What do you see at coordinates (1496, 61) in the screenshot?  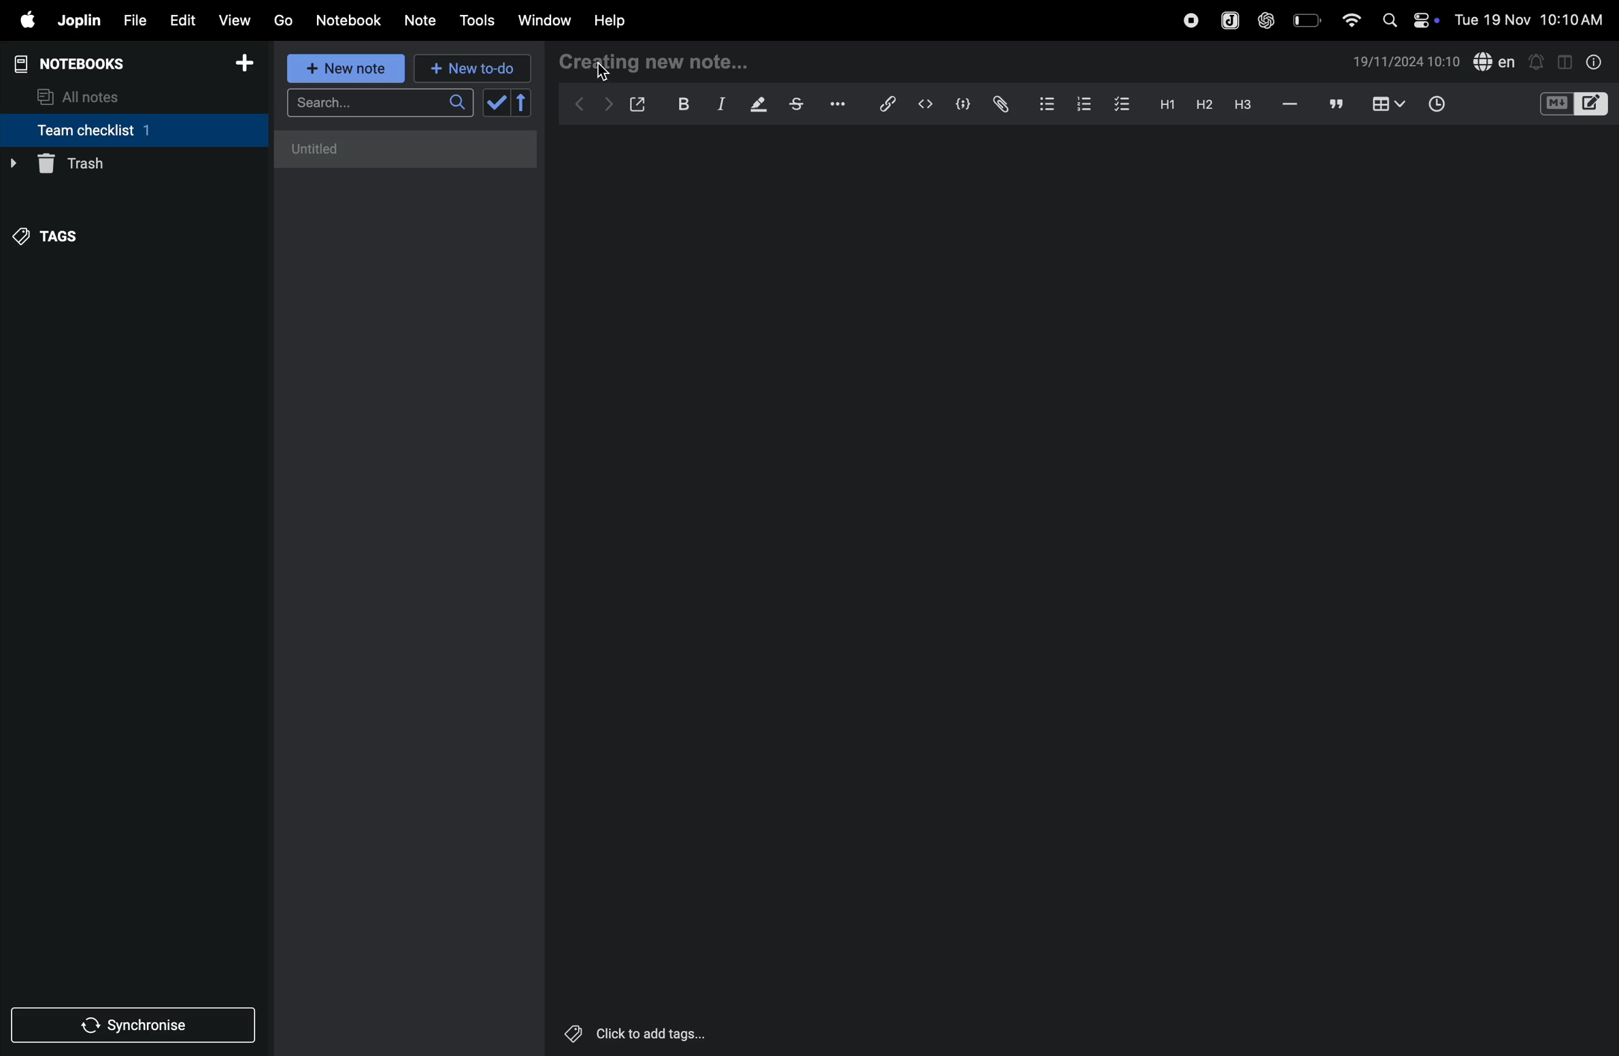 I see `spell check` at bounding box center [1496, 61].